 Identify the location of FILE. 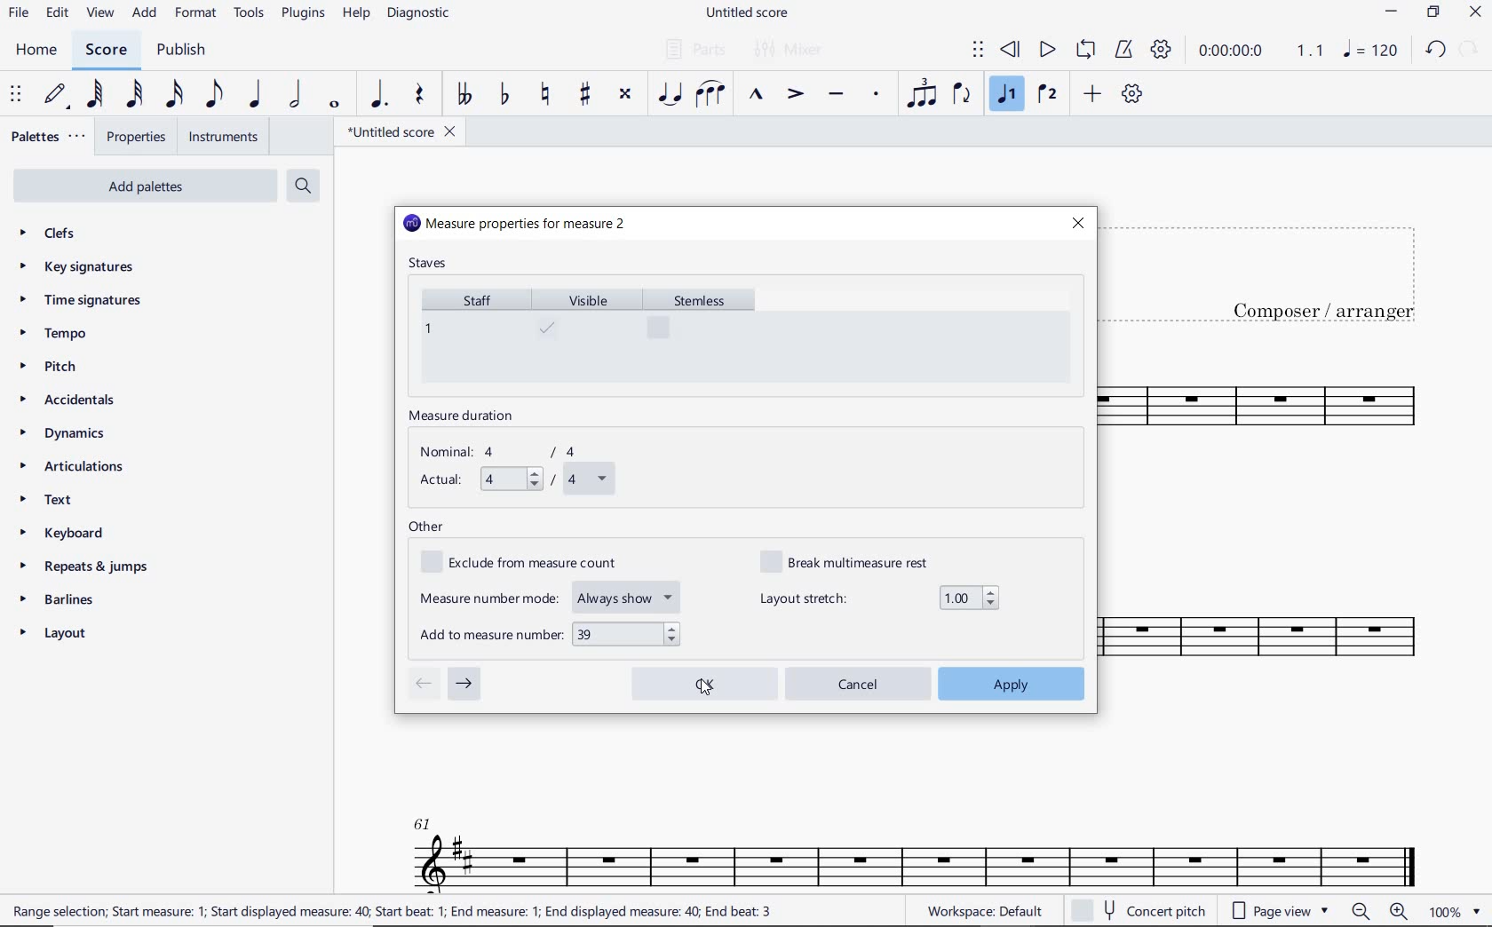
(19, 14).